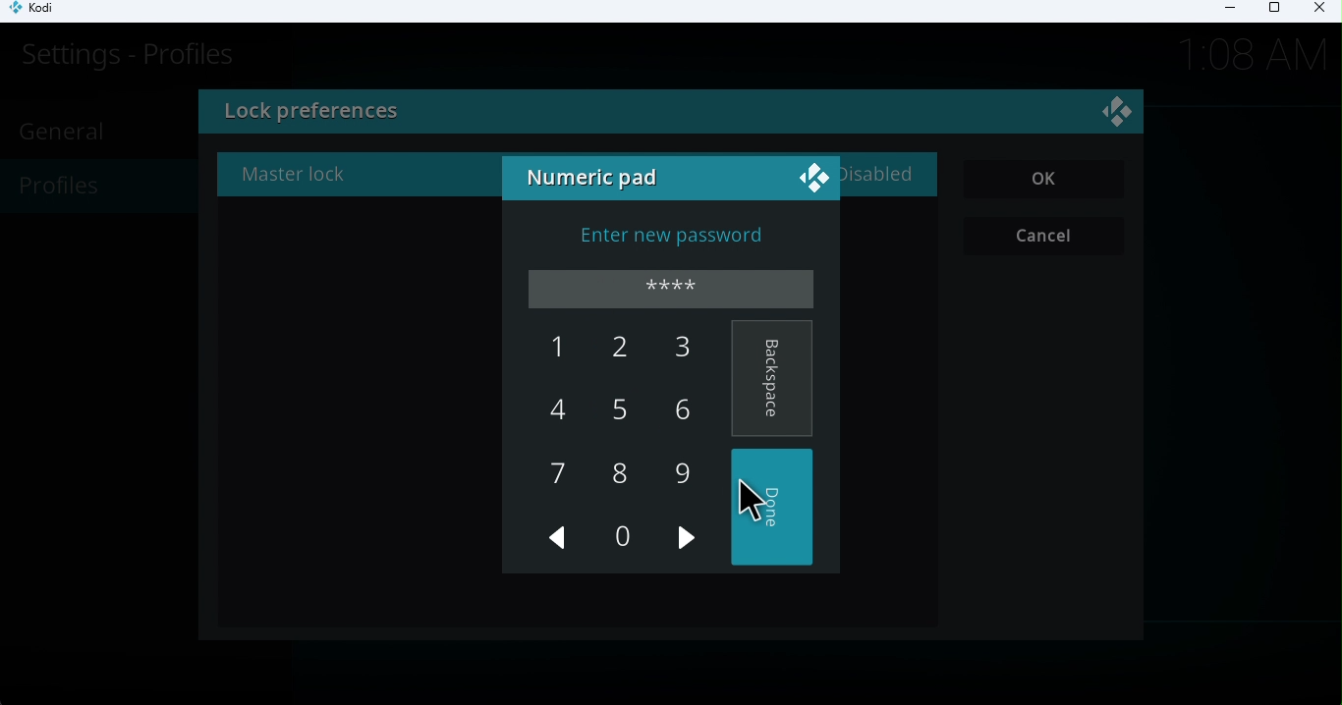 The height and width of the screenshot is (705, 1342). Describe the element at coordinates (300, 179) in the screenshot. I see `Master lock` at that location.